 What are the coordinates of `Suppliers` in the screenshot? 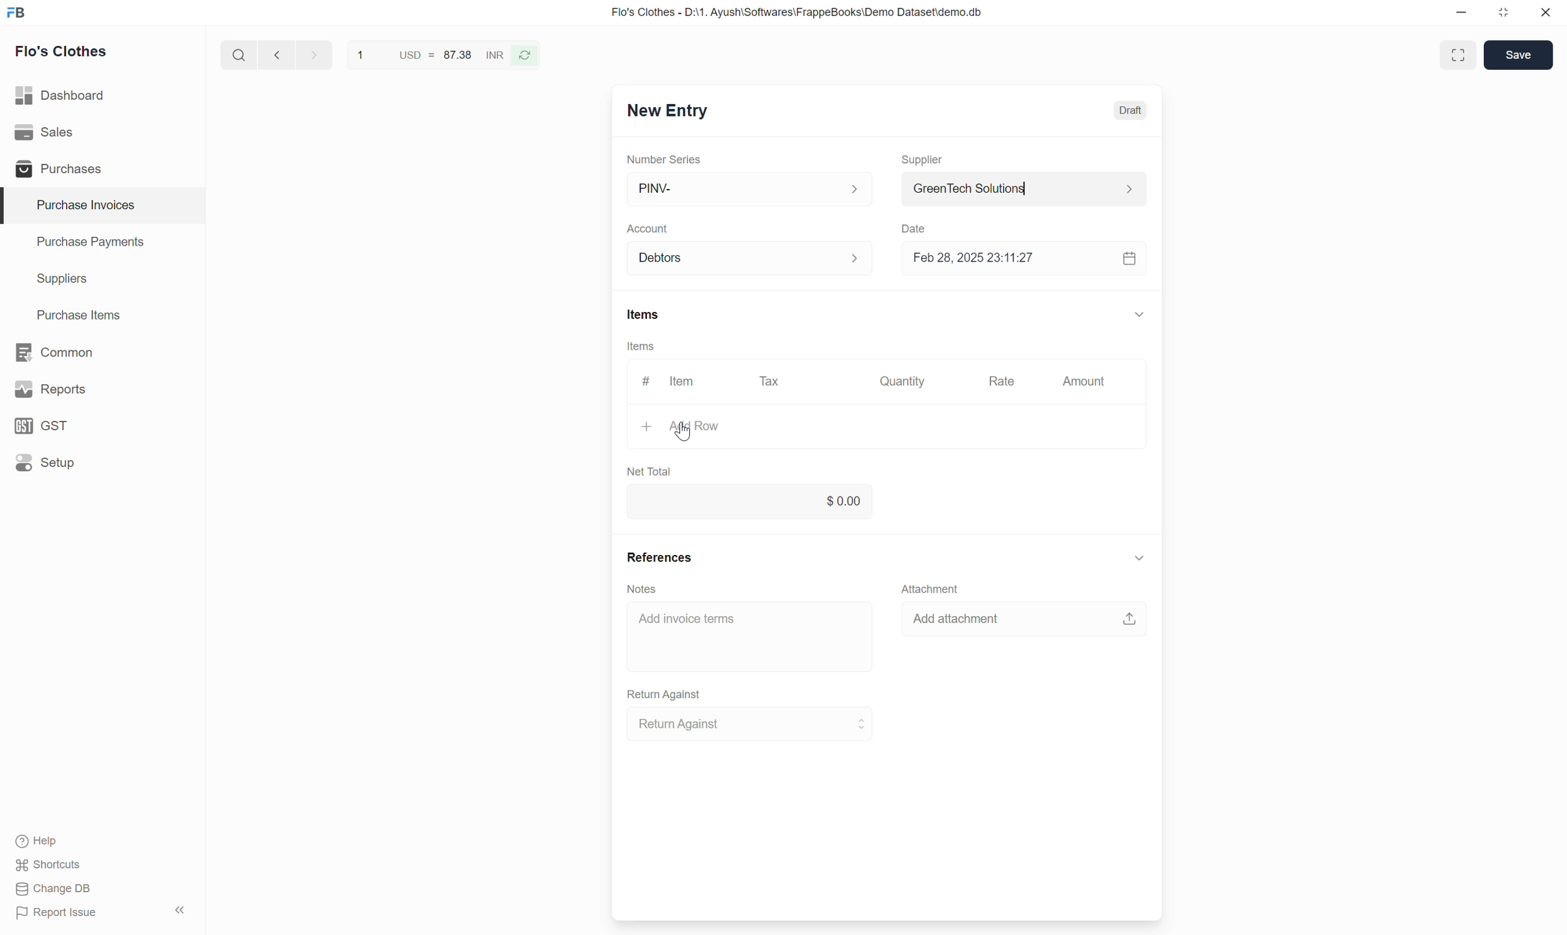 It's located at (103, 280).